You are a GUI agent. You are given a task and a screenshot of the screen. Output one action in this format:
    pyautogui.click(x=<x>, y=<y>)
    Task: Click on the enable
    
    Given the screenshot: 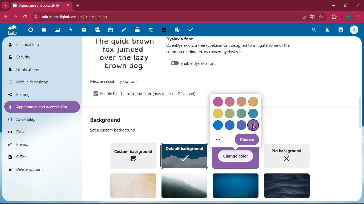 What is the action you would take?
    pyautogui.click(x=174, y=63)
    